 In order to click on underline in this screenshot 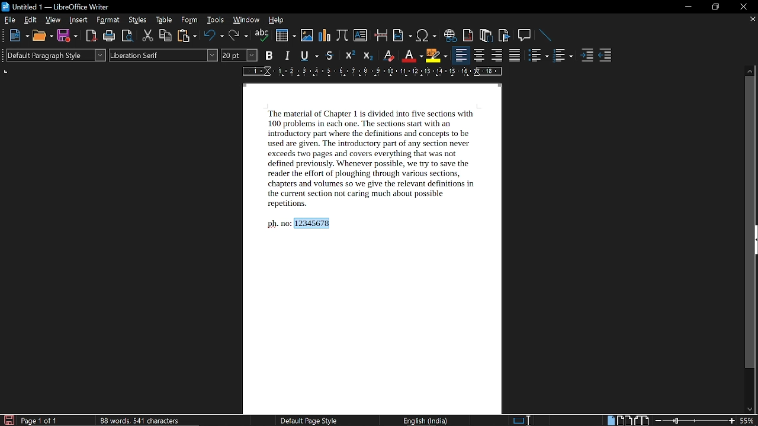, I will do `click(309, 55)`.